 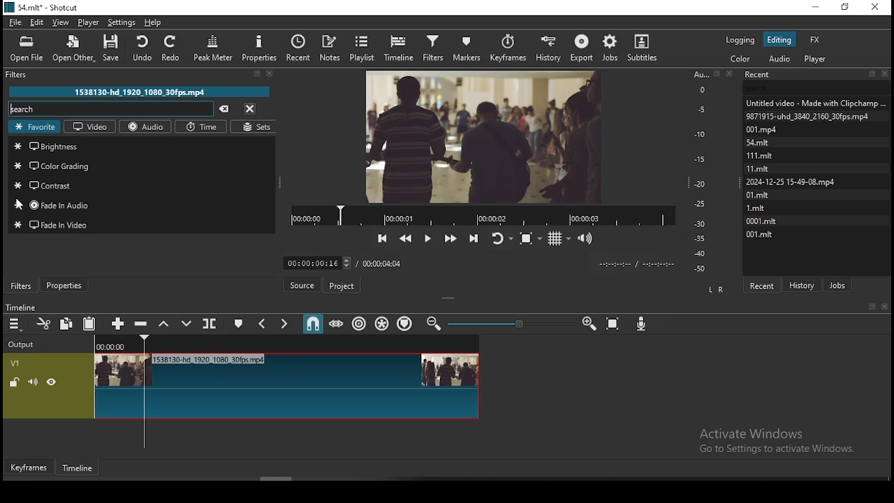 I want to click on zoom timeline out, so click(x=589, y=324).